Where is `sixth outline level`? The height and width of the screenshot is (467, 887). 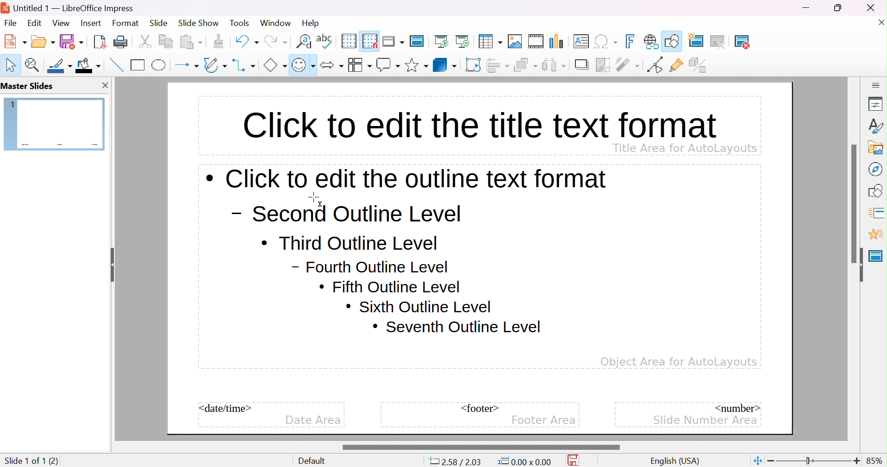
sixth outline level is located at coordinates (390, 287).